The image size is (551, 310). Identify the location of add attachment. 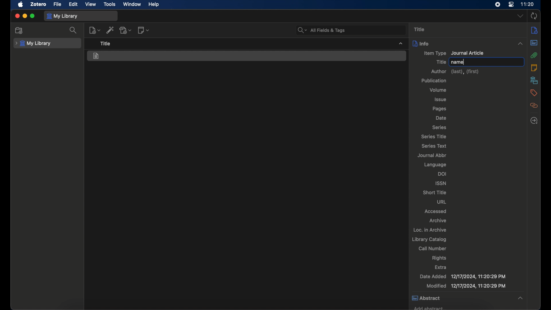
(126, 30).